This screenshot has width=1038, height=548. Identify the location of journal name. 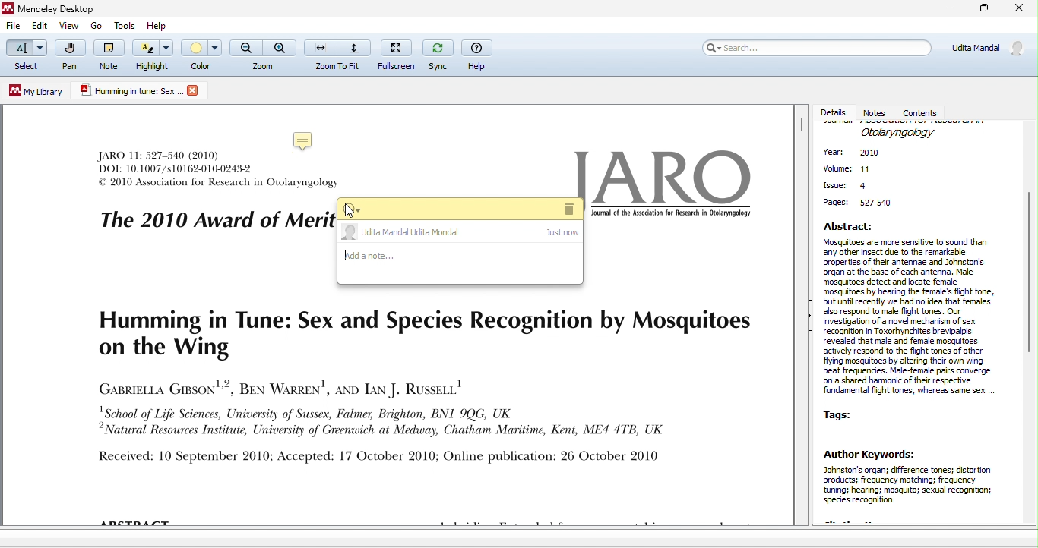
(898, 132).